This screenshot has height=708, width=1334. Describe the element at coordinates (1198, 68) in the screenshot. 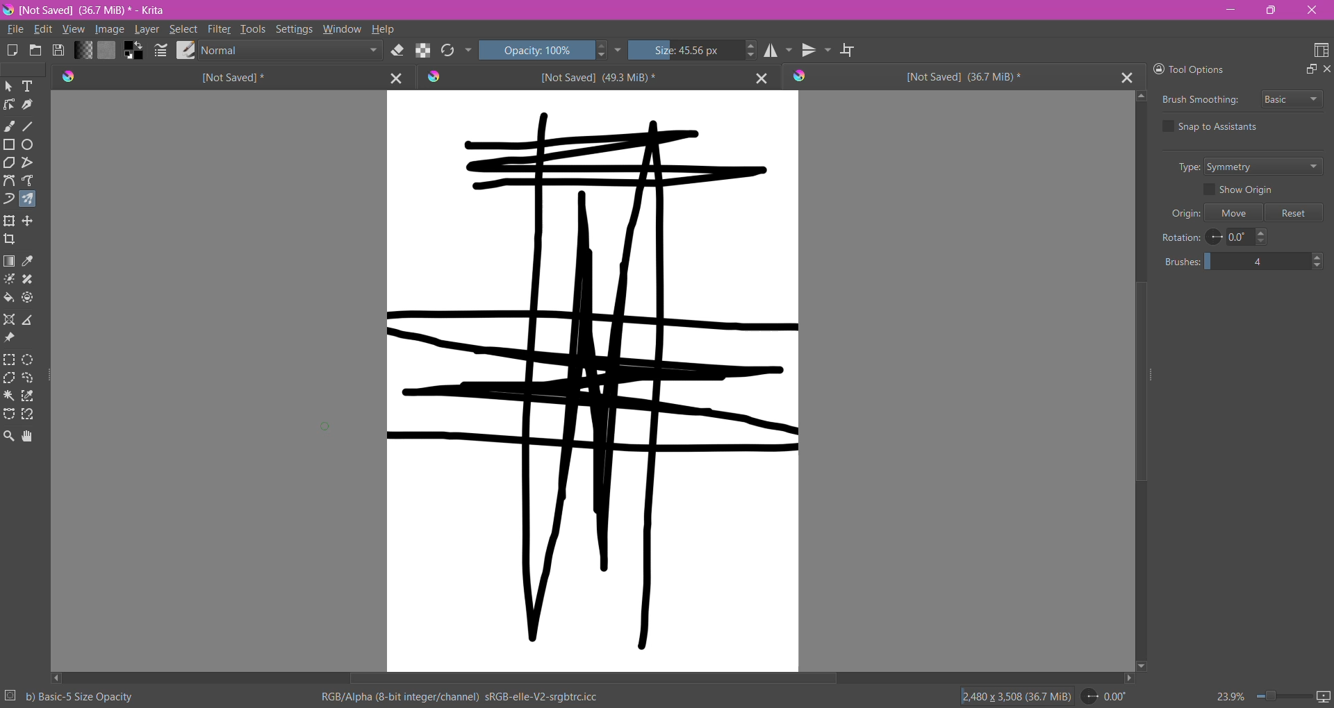

I see `Tool Options` at that location.